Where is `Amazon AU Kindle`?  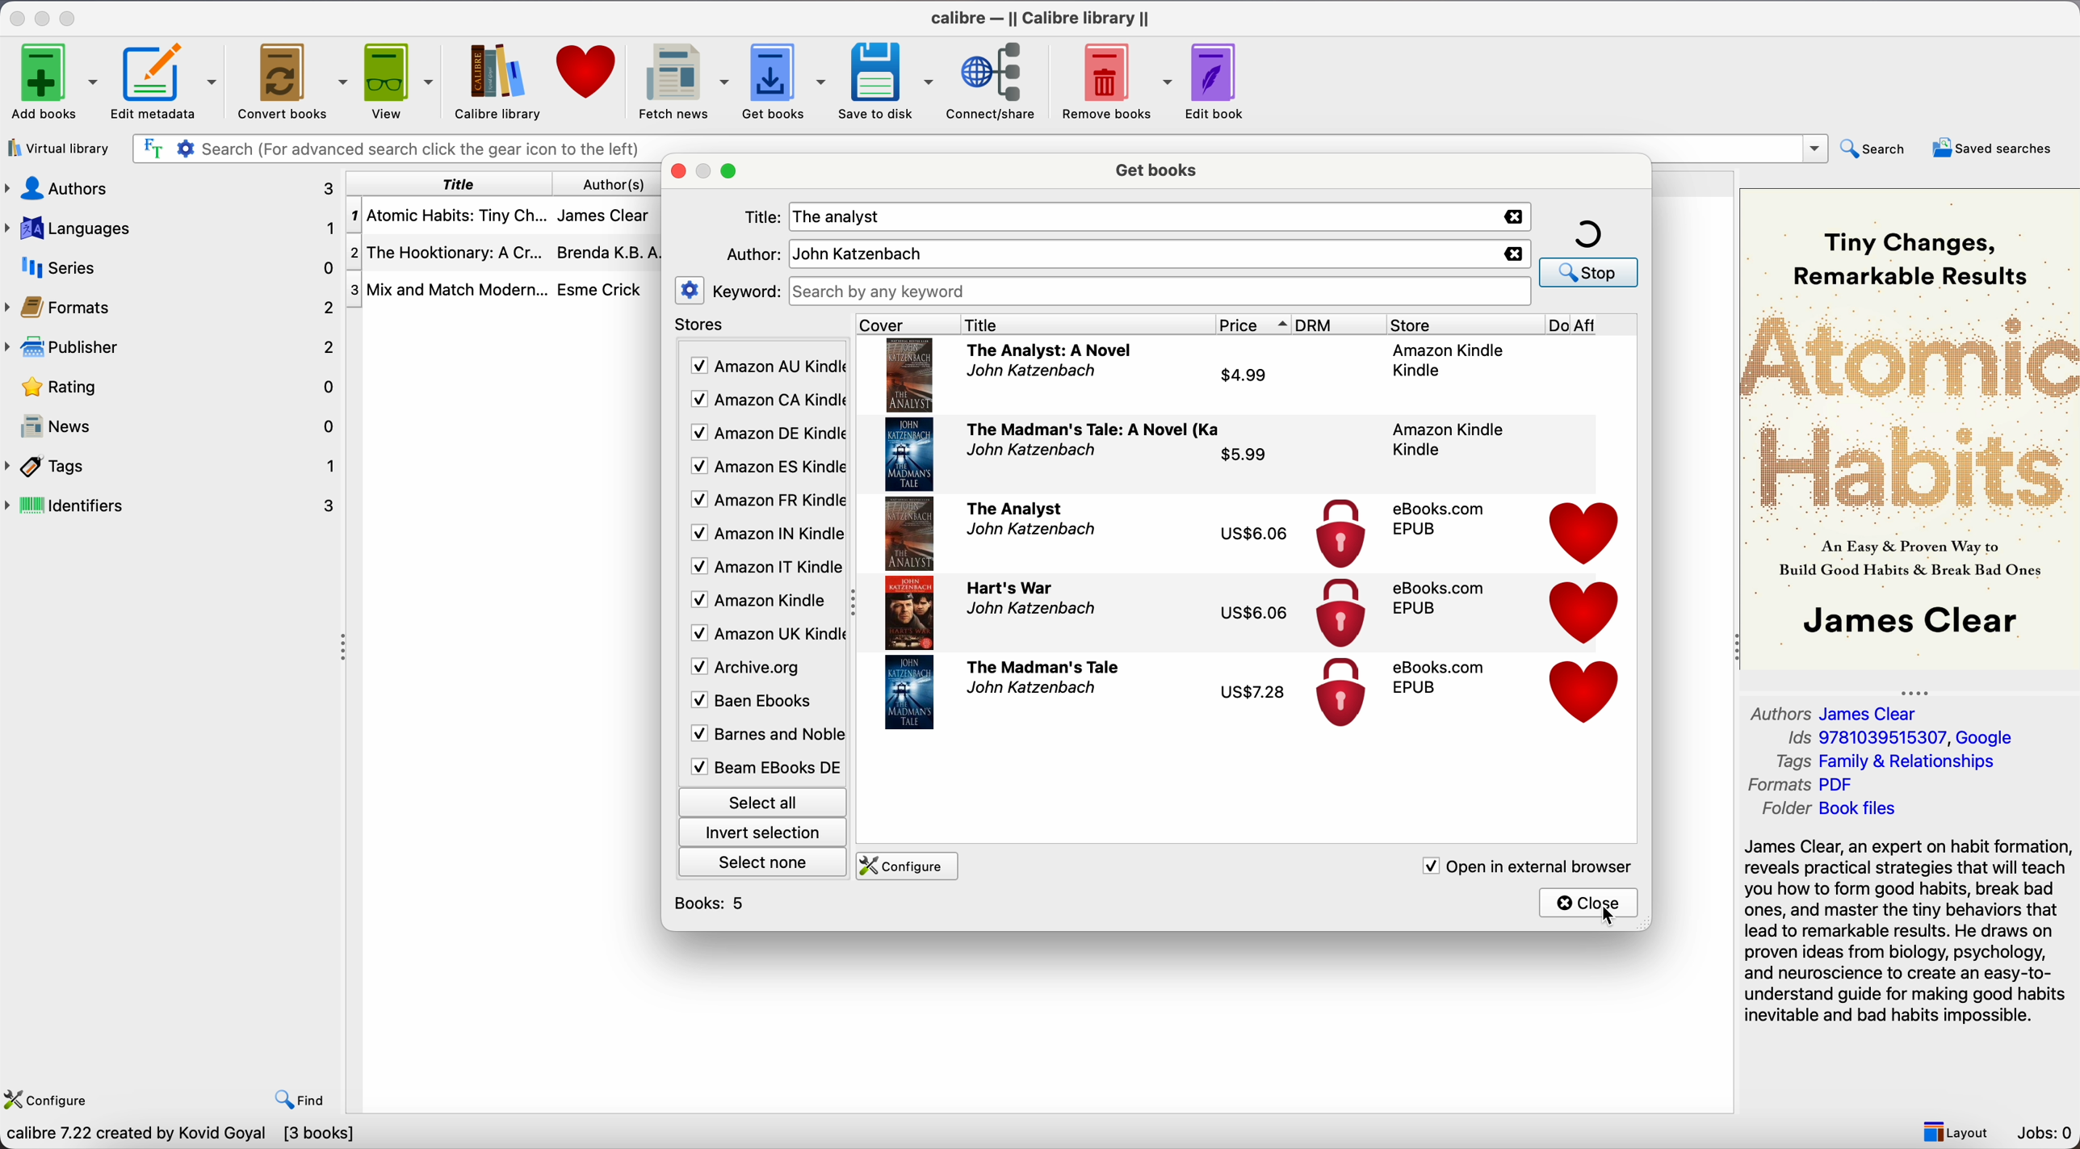
Amazon AU Kindle is located at coordinates (765, 367).